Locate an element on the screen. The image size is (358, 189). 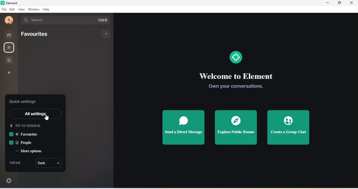
create a space is located at coordinates (9, 73).